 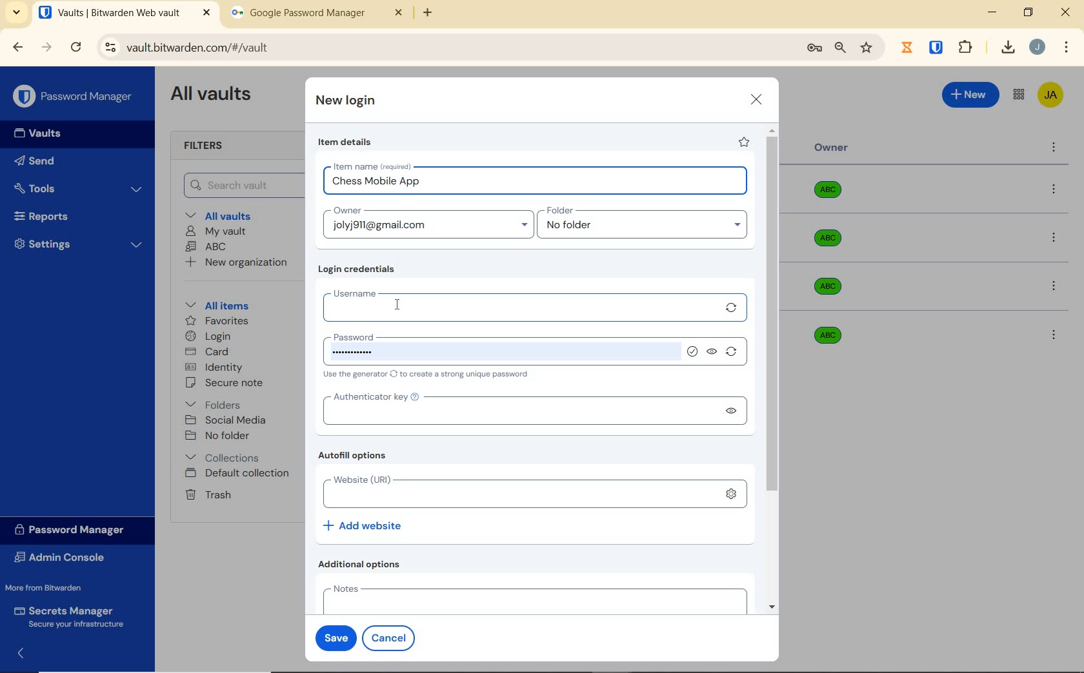 What do you see at coordinates (17, 47) in the screenshot?
I see `backward` at bounding box center [17, 47].